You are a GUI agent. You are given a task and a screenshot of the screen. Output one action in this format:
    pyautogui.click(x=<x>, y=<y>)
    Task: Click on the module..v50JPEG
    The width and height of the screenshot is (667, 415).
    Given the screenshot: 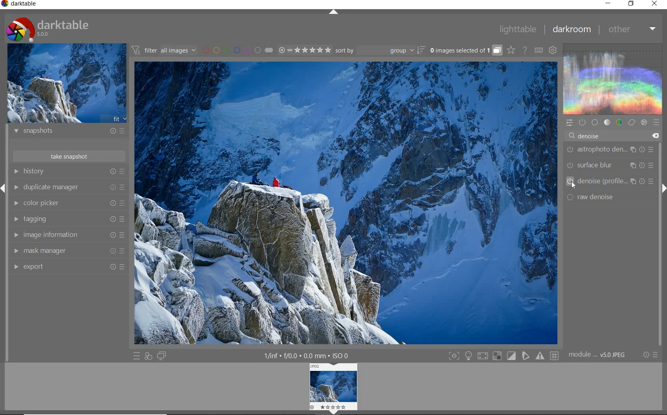 What is the action you would take?
    pyautogui.click(x=599, y=355)
    